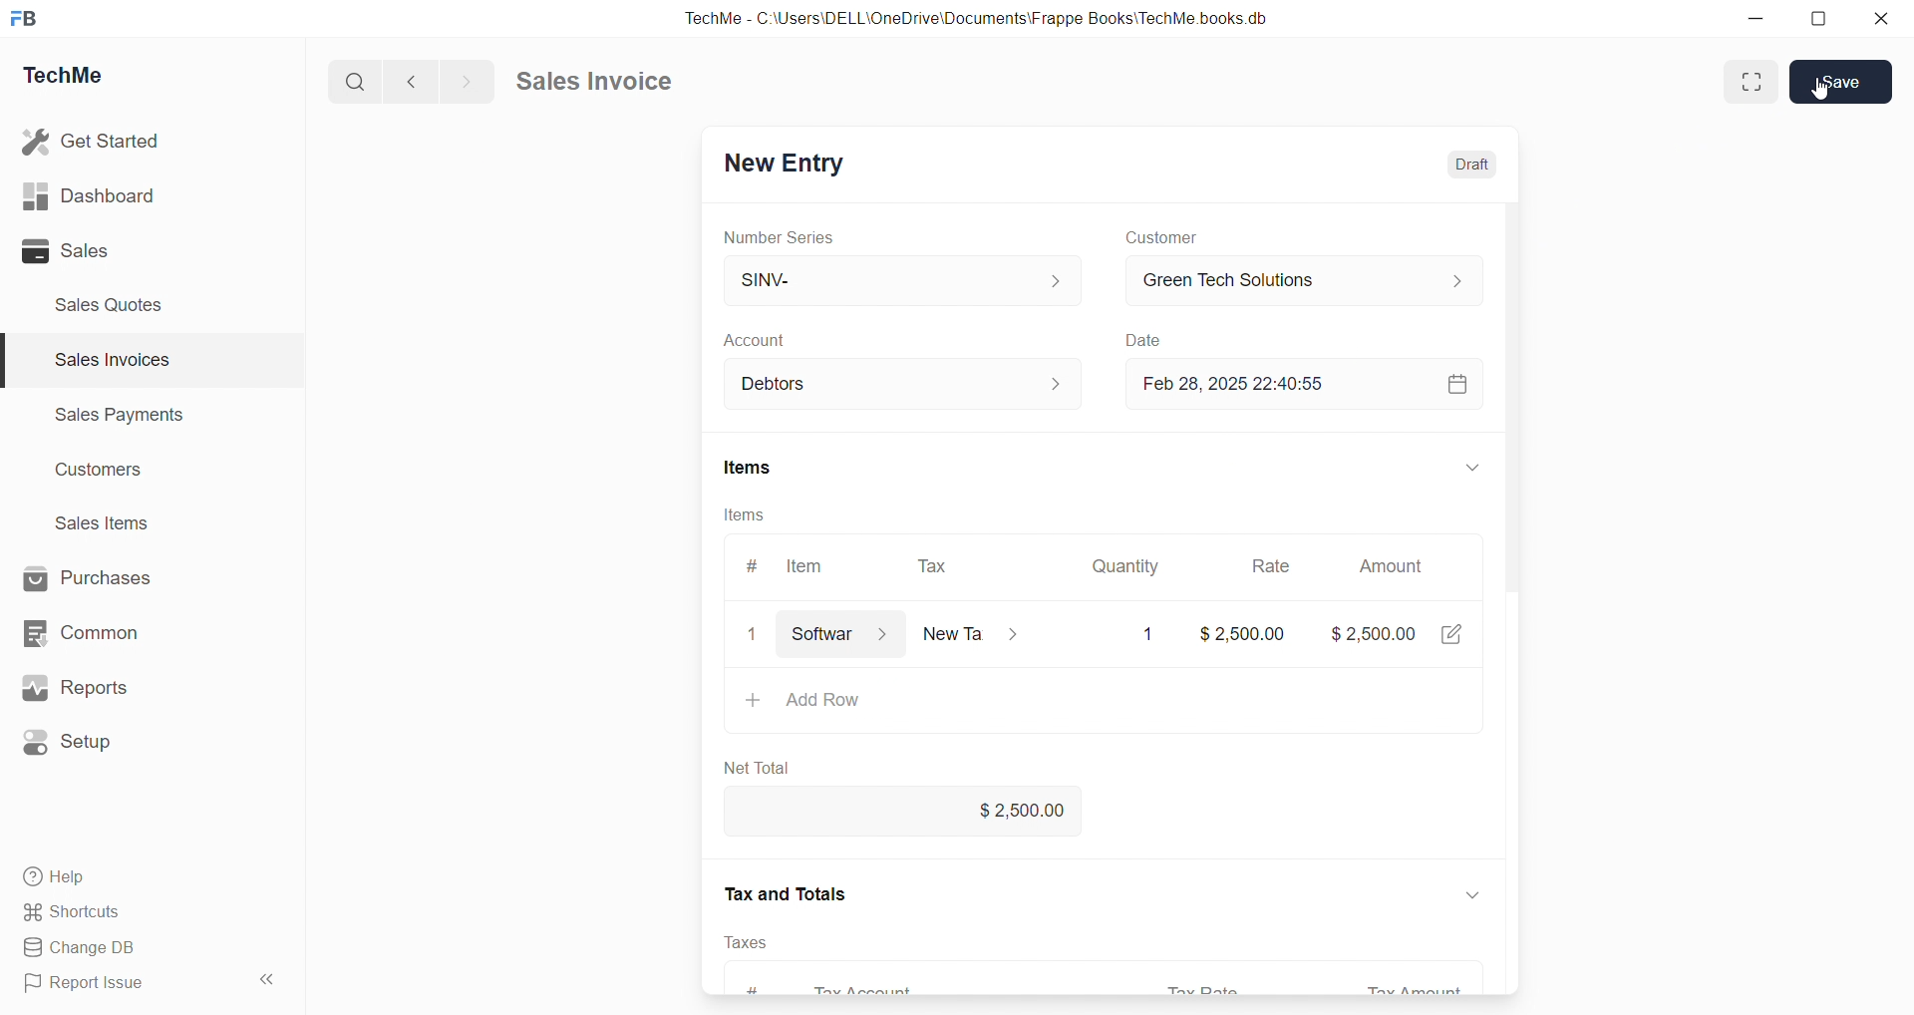  What do you see at coordinates (1217, 989) in the screenshot?
I see `Tax rate` at bounding box center [1217, 989].